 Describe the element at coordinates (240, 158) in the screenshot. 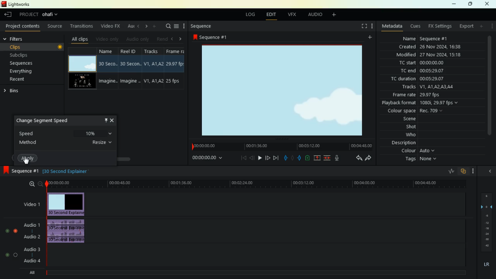

I see `beggining` at that location.